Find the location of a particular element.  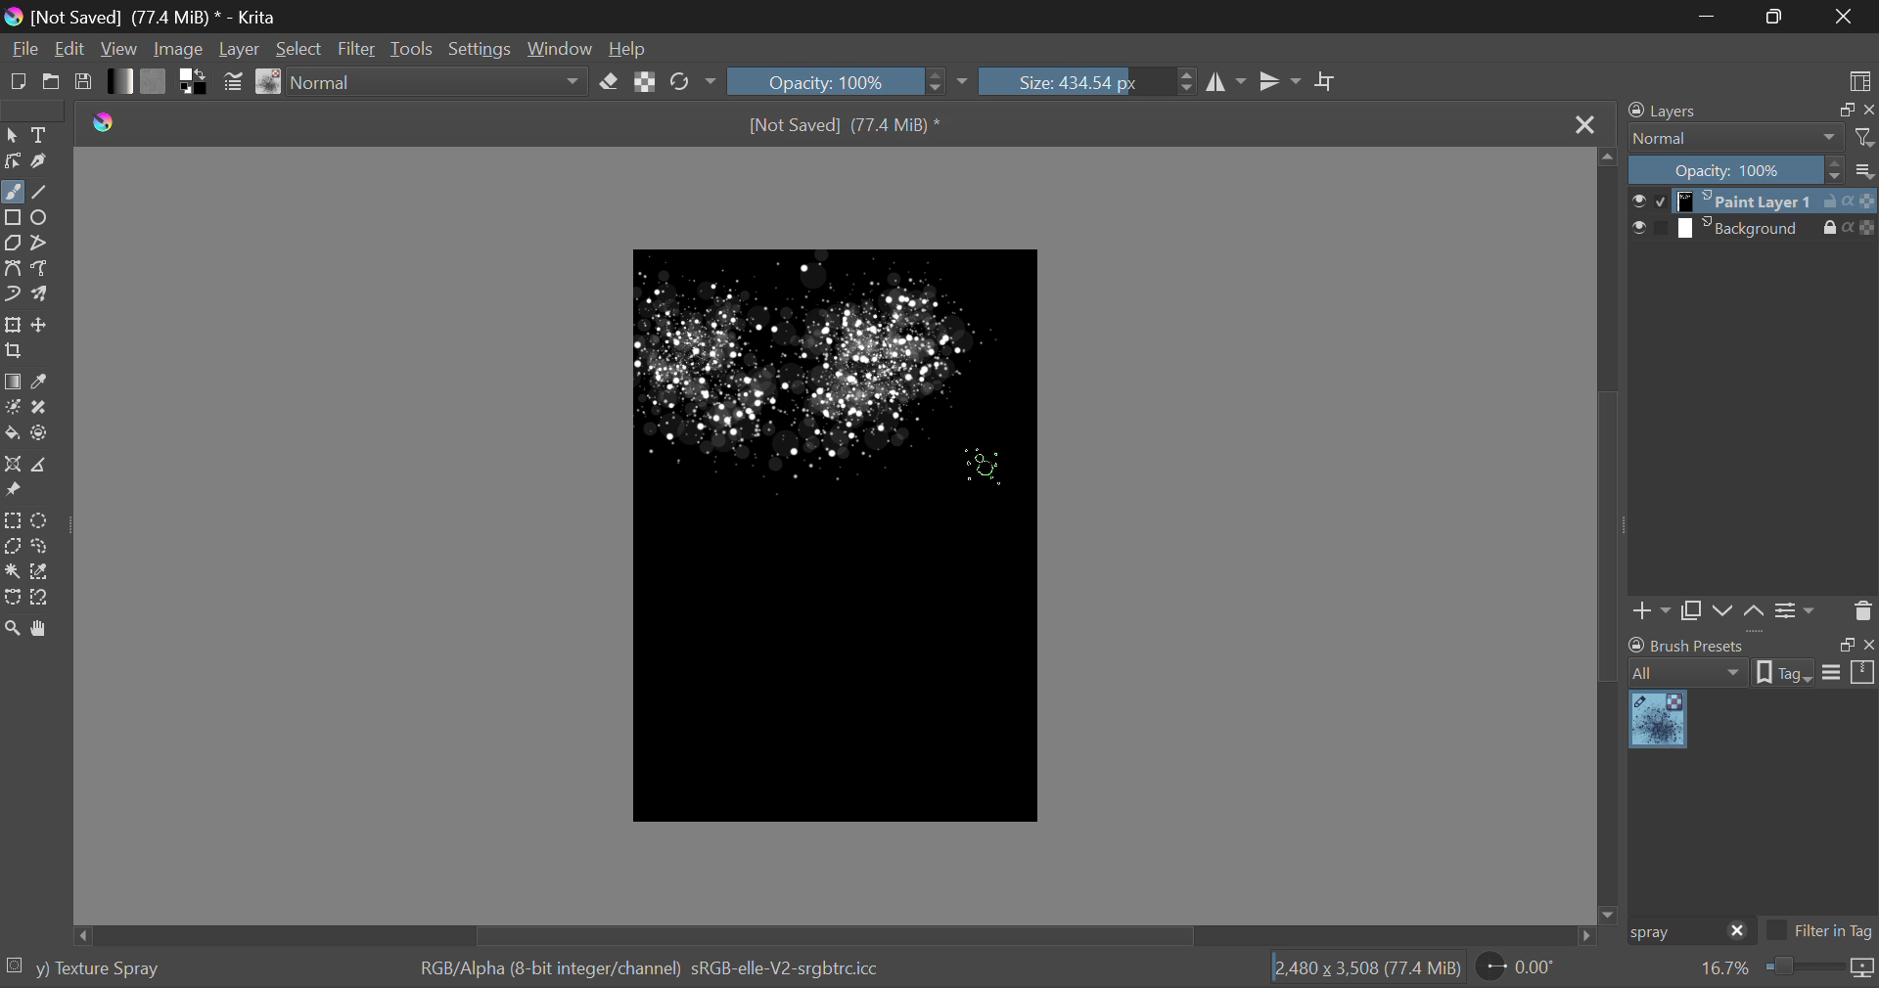

Circular Selection is located at coordinates (40, 520).